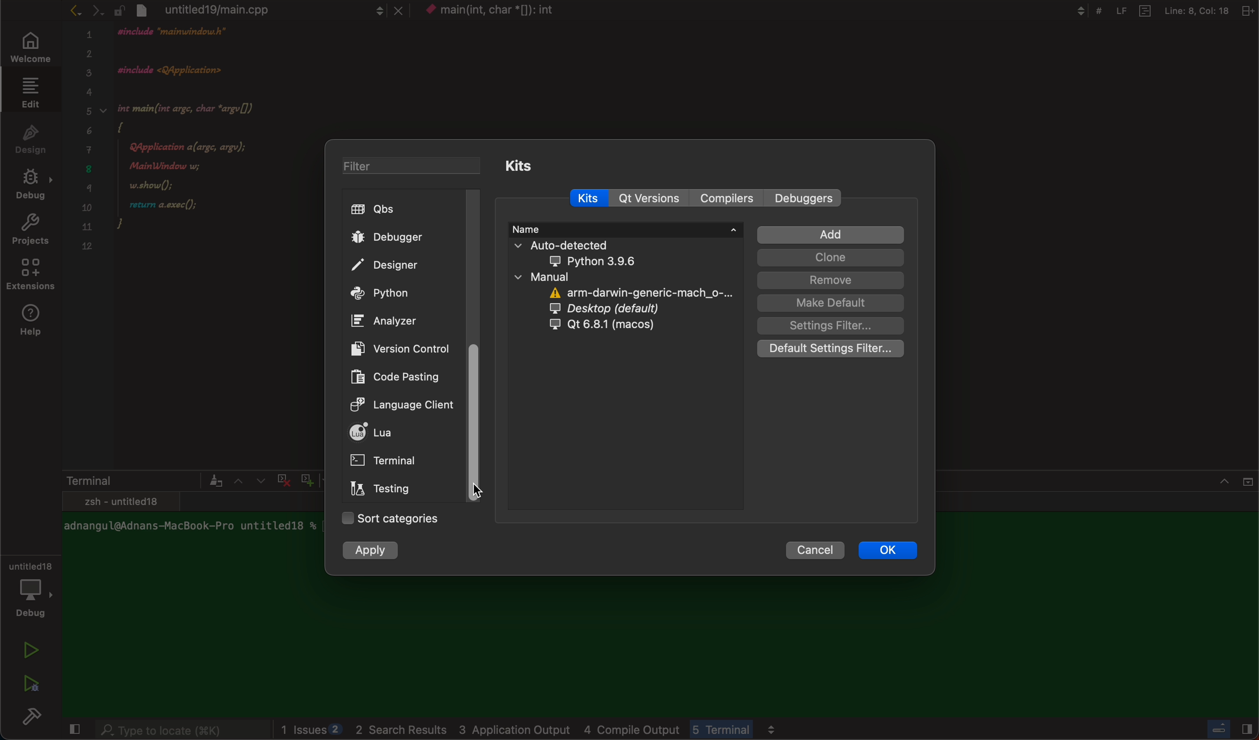 This screenshot has width=1259, height=740. I want to click on design, so click(31, 138).